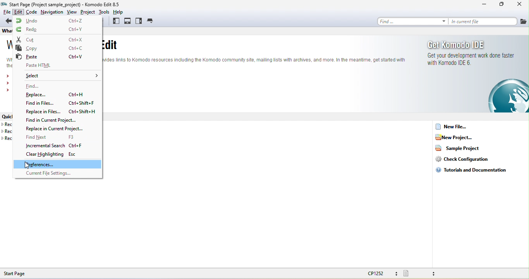  I want to click on incremental search, so click(54, 145).